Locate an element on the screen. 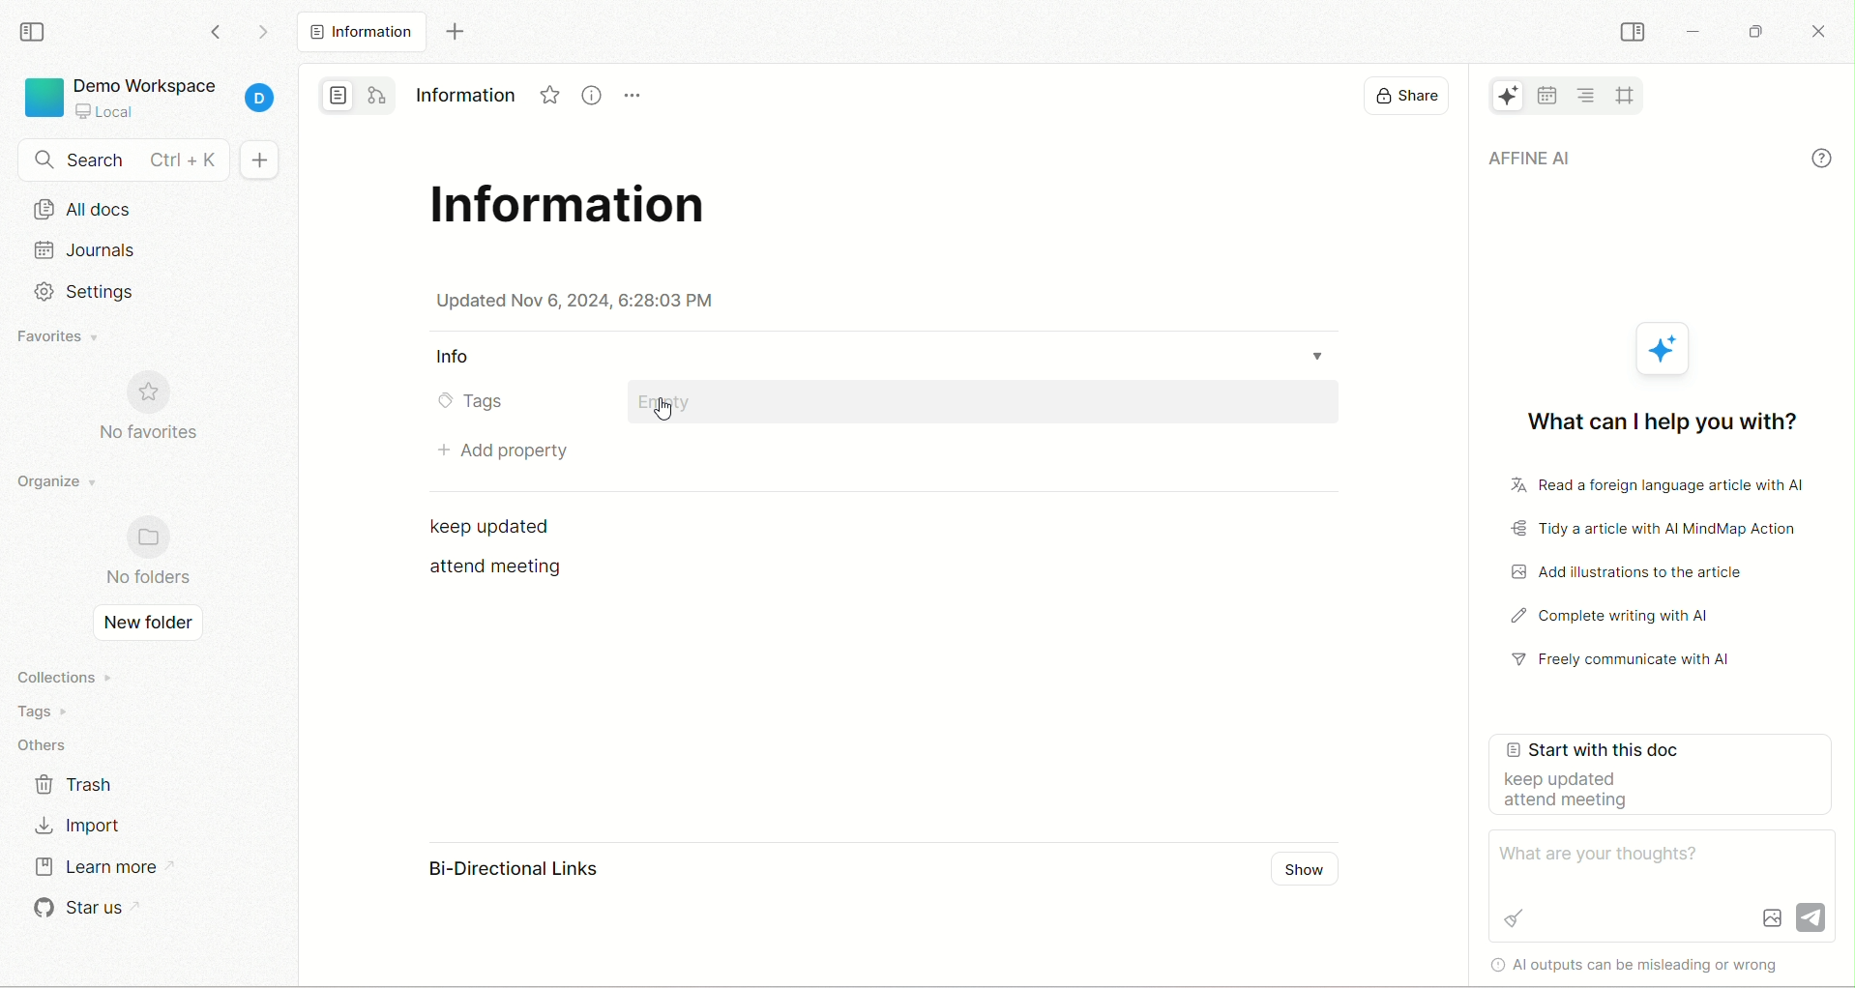 This screenshot has width=1855, height=988. local is located at coordinates (103, 111).